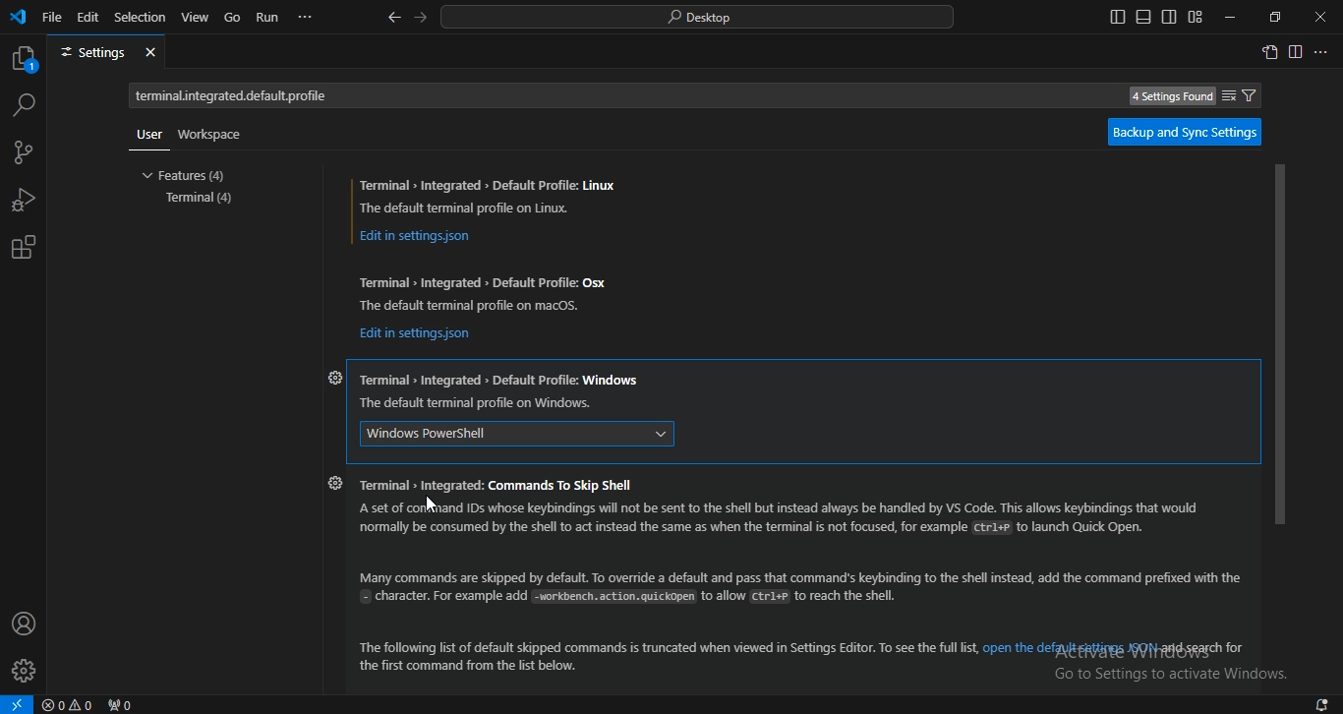 This screenshot has height=714, width=1343. I want to click on settings, so click(335, 484).